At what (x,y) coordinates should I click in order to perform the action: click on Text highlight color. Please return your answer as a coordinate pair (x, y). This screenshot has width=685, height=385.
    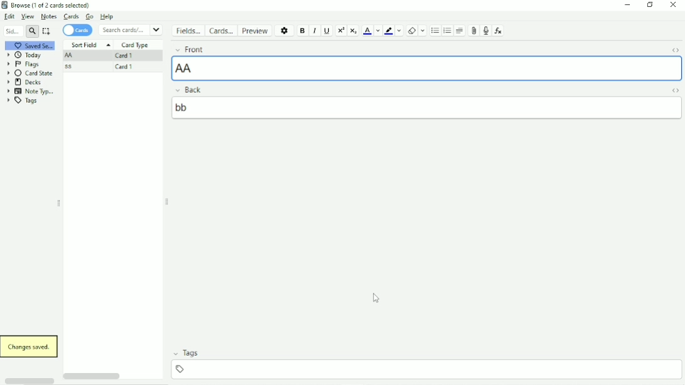
    Looking at the image, I should click on (388, 31).